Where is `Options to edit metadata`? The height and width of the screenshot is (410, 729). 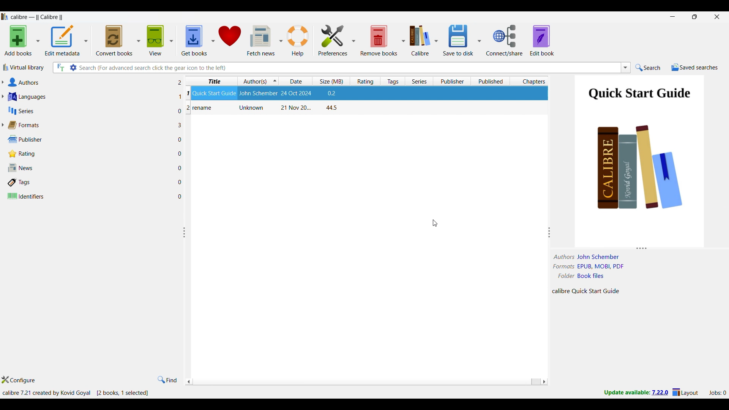
Options to edit metadata is located at coordinates (66, 40).